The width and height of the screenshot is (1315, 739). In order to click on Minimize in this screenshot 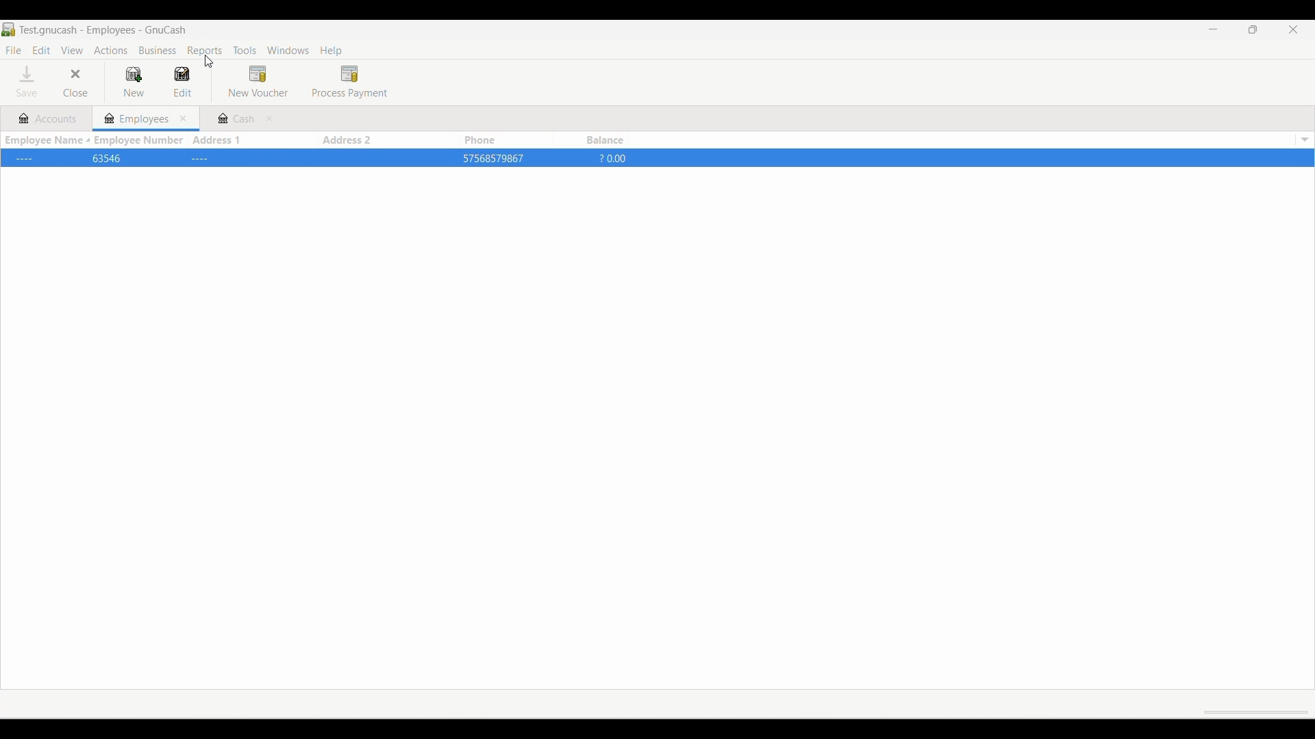, I will do `click(1213, 29)`.